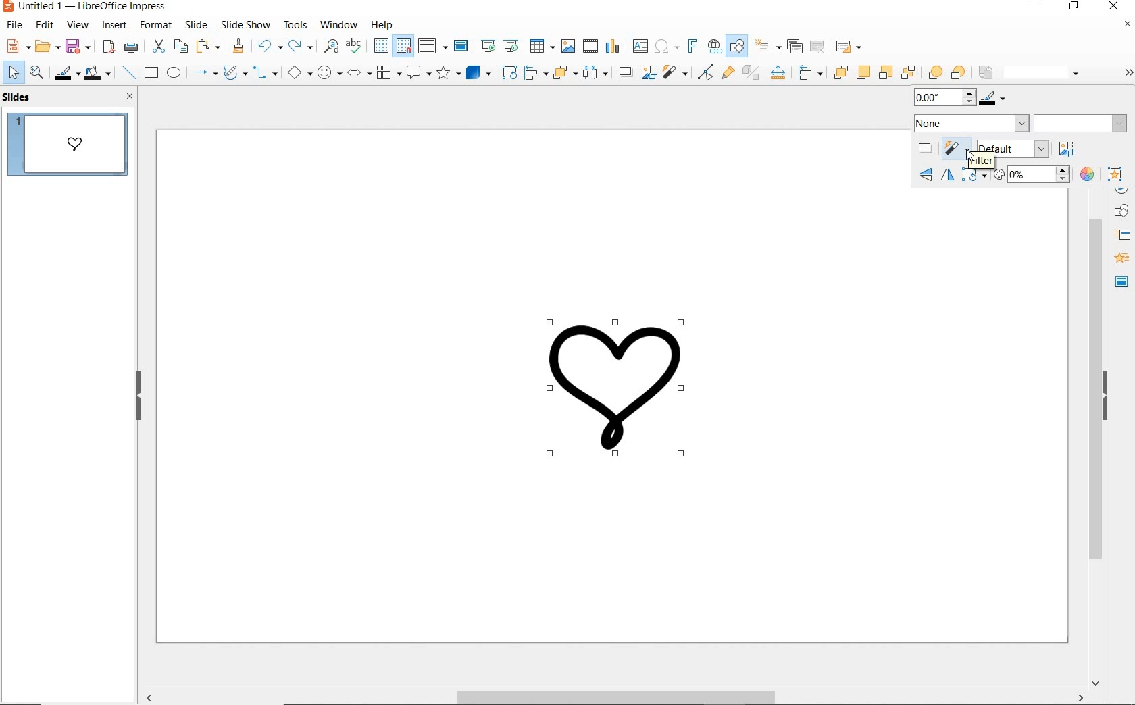  I want to click on STYLES, so click(1122, 233).